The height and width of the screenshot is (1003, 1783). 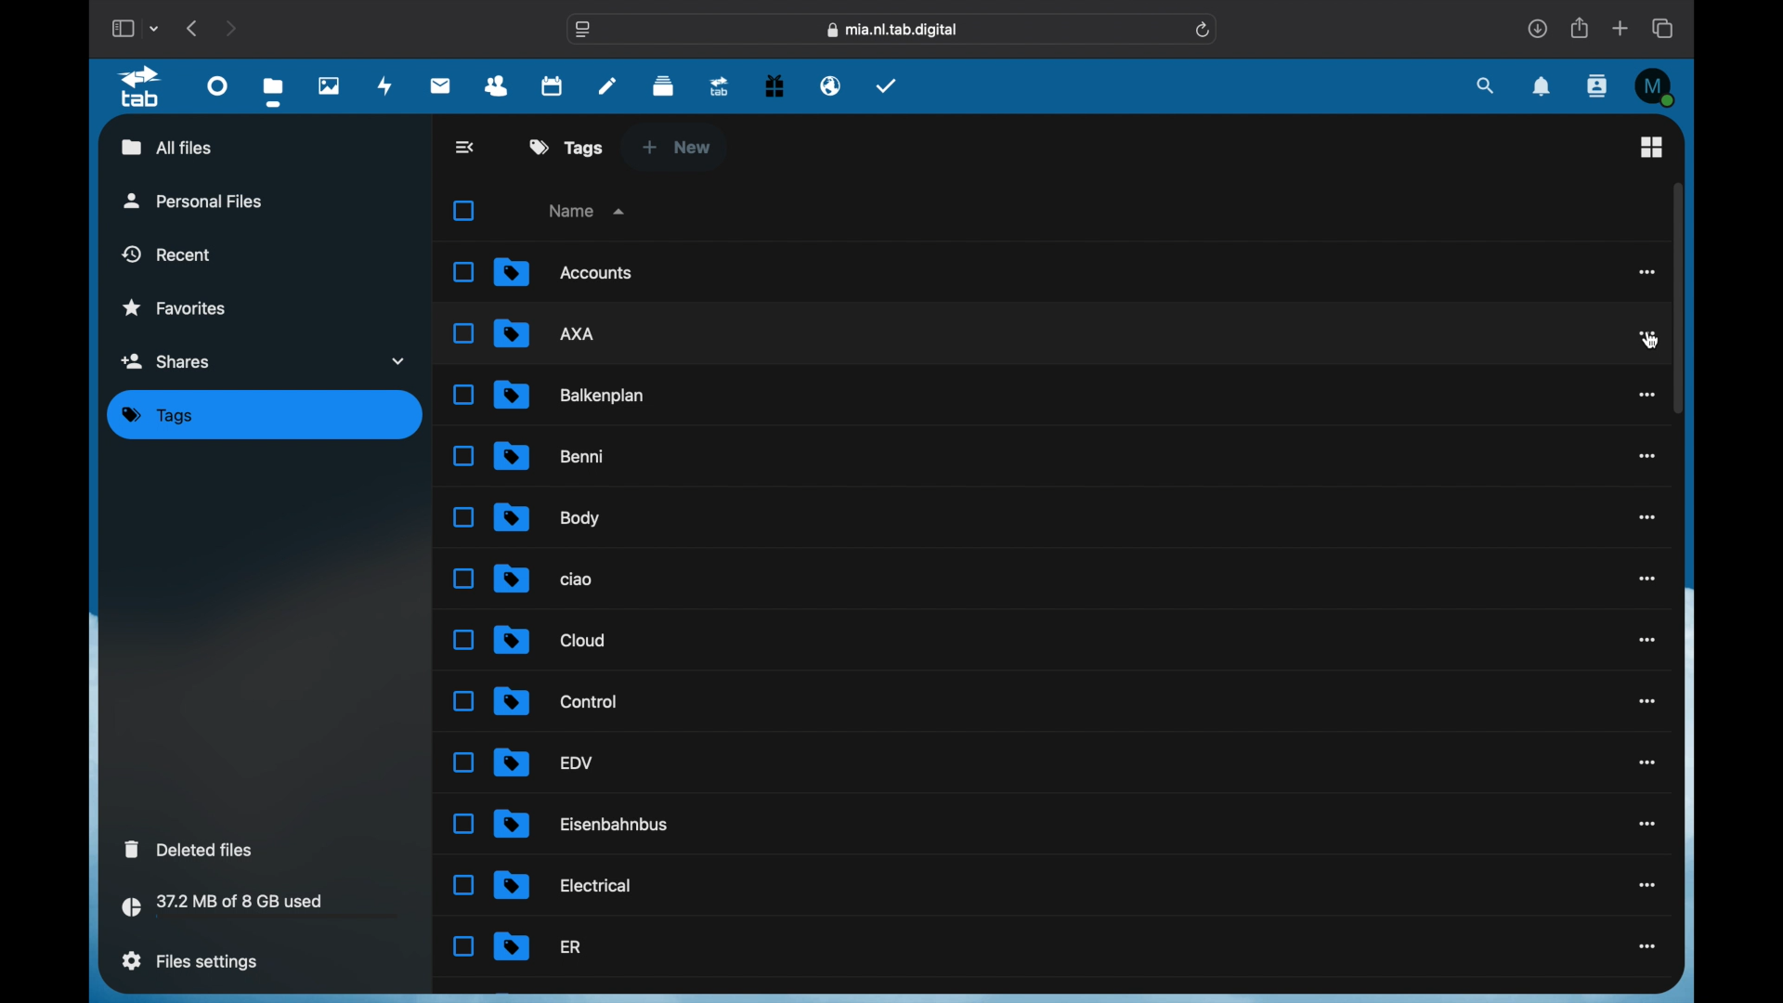 I want to click on contacts, so click(x=1598, y=87).